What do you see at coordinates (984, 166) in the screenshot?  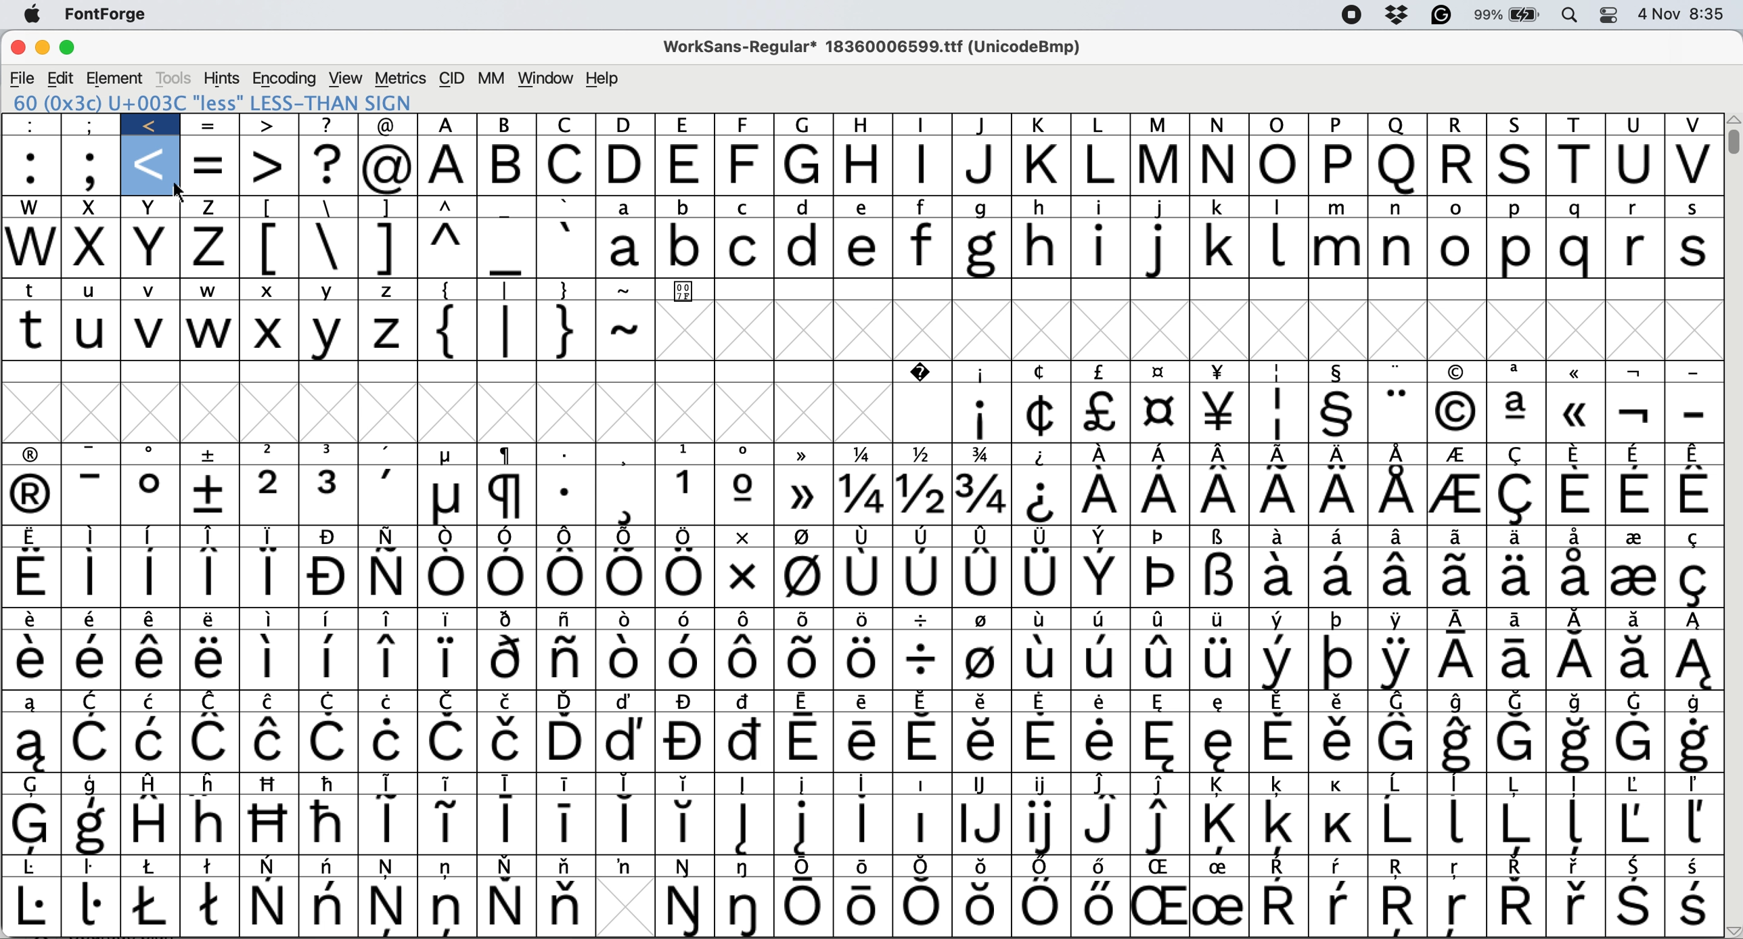 I see `j` at bounding box center [984, 166].